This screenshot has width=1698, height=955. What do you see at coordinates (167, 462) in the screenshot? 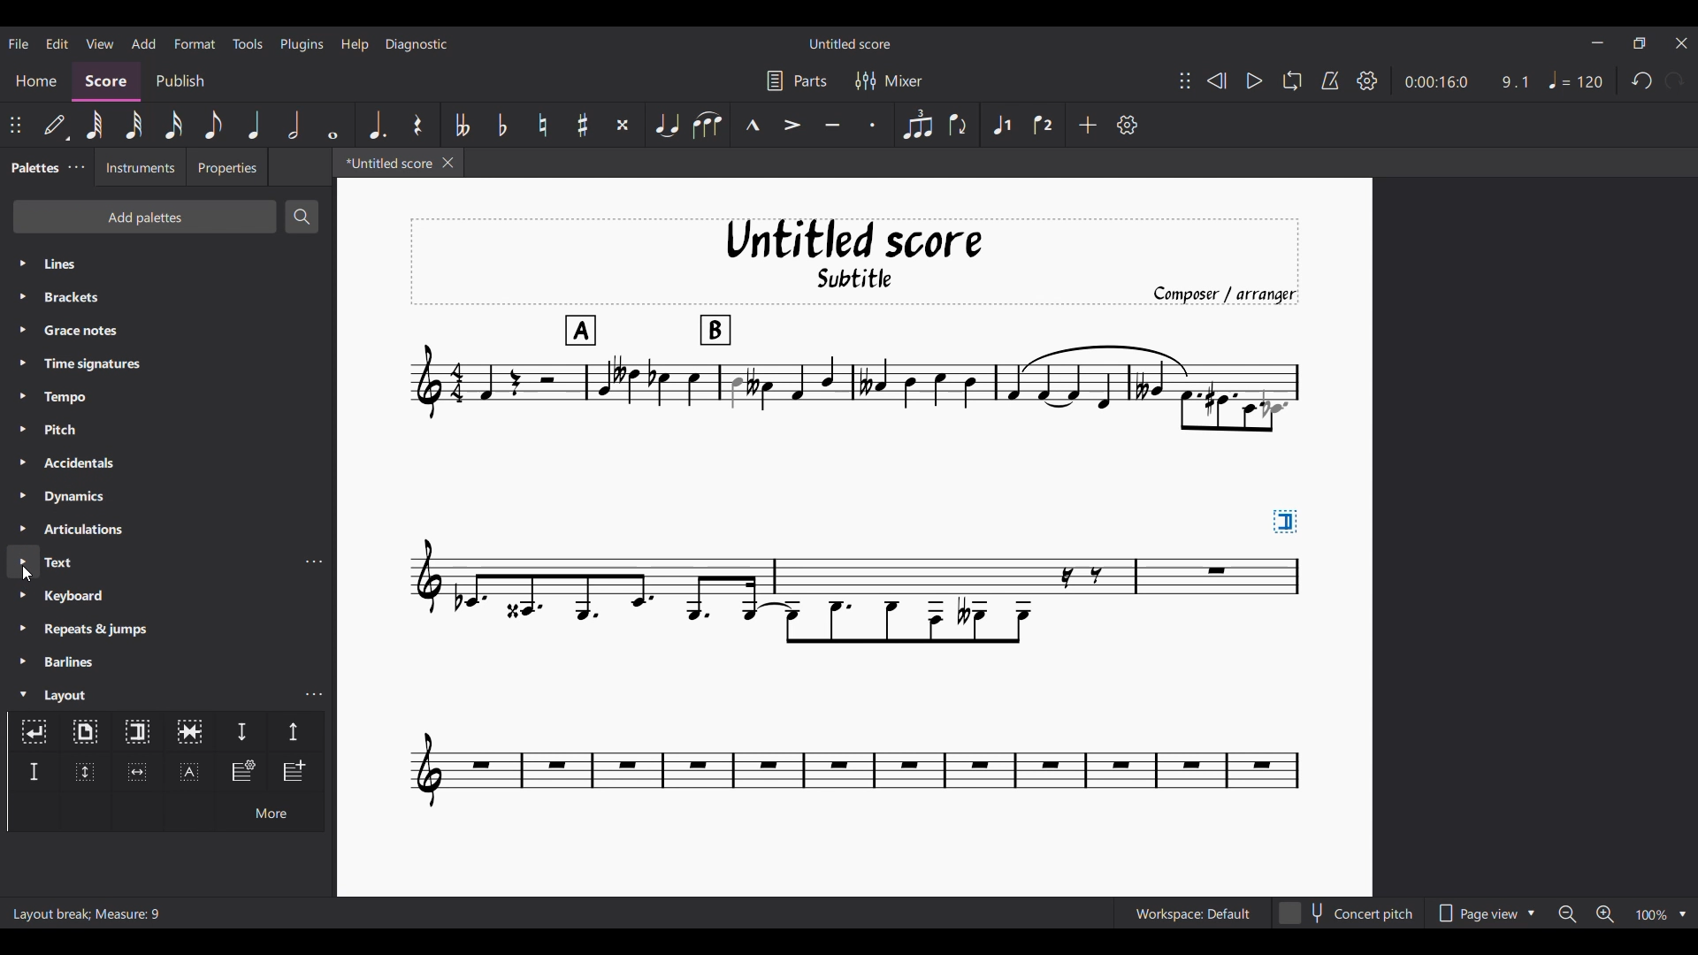
I see `Accidentals` at bounding box center [167, 462].